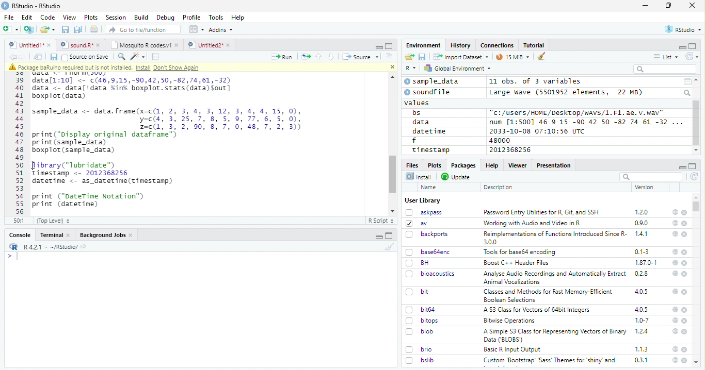 This screenshot has width=705, height=370. What do you see at coordinates (419, 176) in the screenshot?
I see `Install` at bounding box center [419, 176].